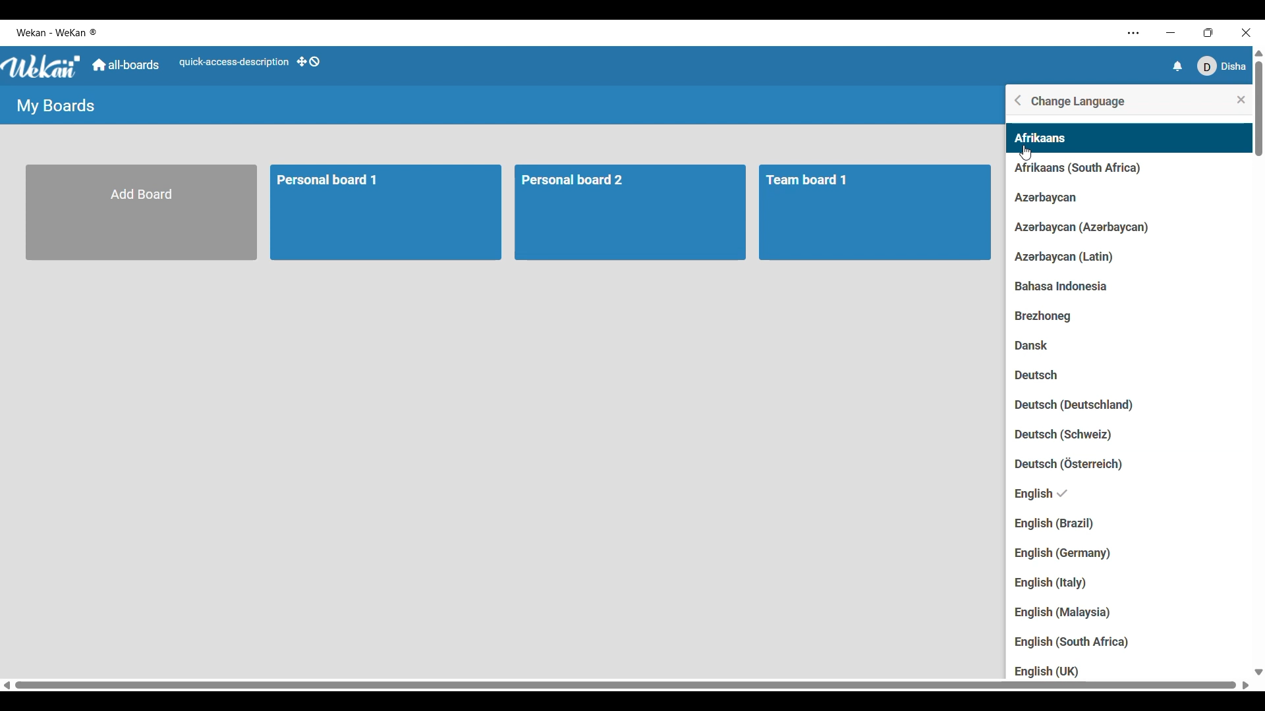 The image size is (1265, 711). Describe the element at coordinates (387, 213) in the screenshot. I see `Personal board 1` at that location.